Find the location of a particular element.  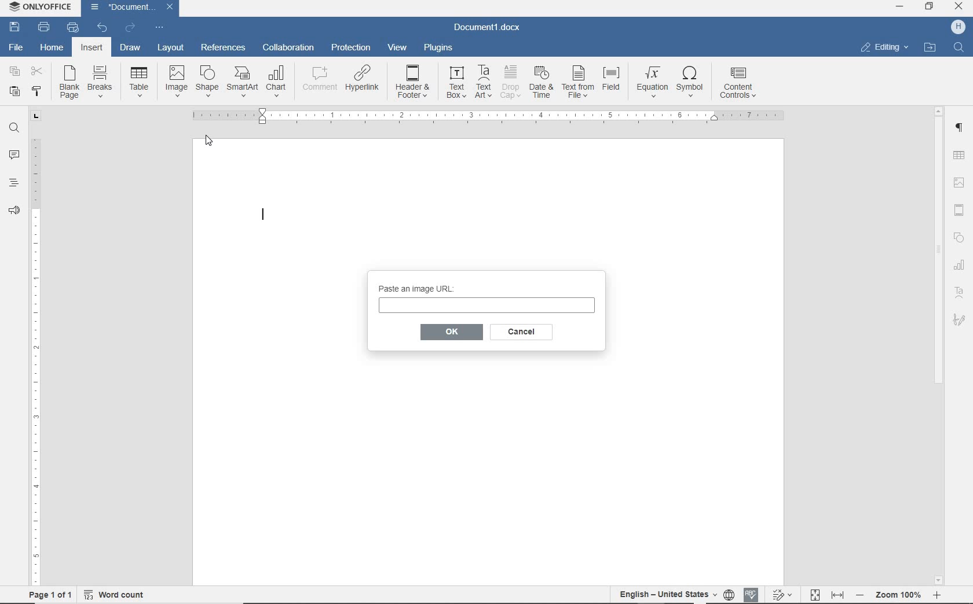

redo is located at coordinates (130, 28).